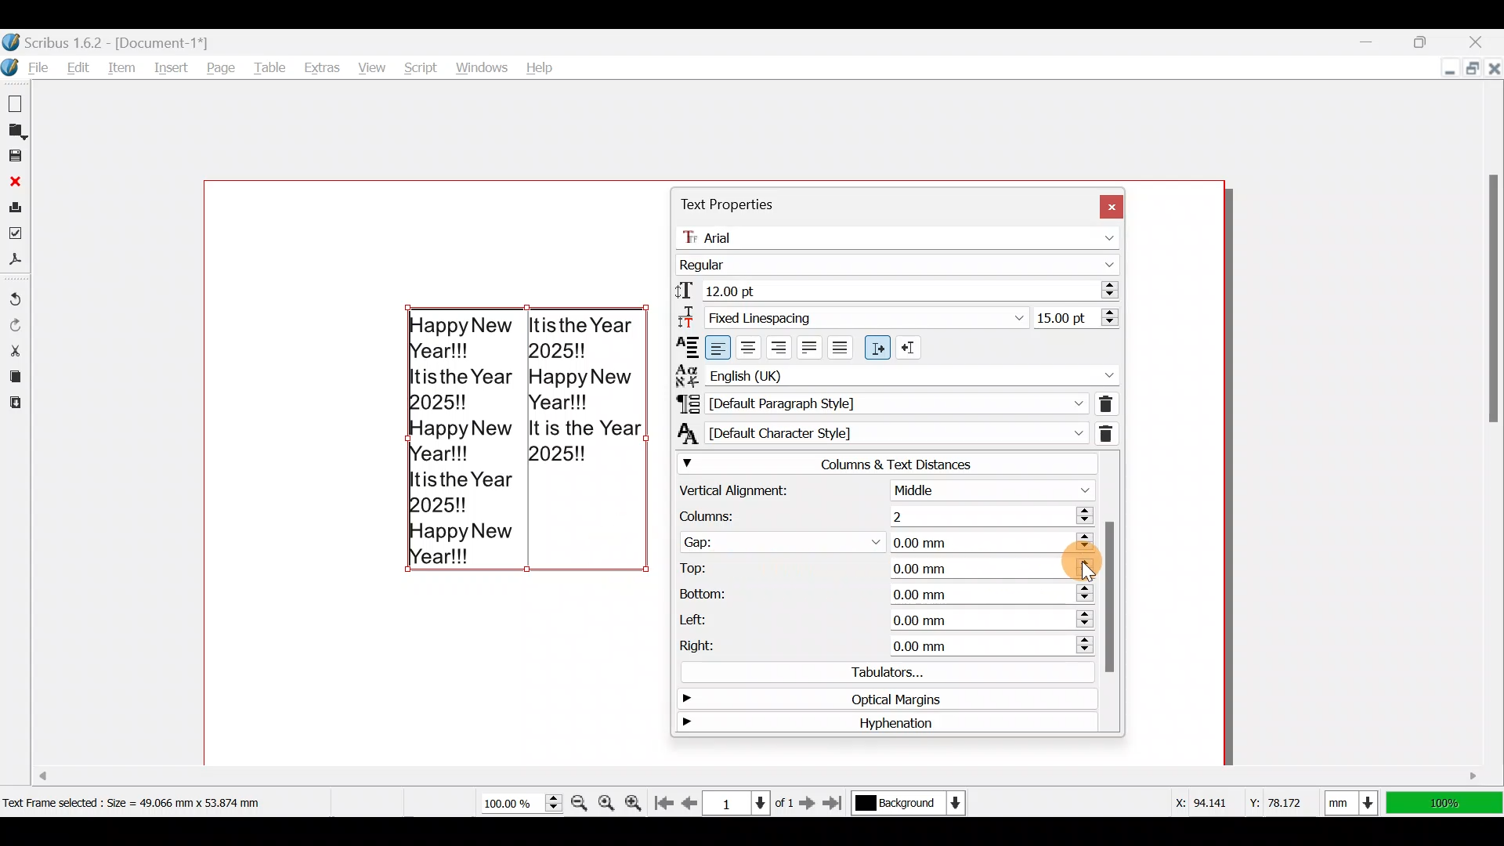 This screenshot has height=846, width=1504. I want to click on Paragraph style of currently selected text/paragraph, so click(878, 403).